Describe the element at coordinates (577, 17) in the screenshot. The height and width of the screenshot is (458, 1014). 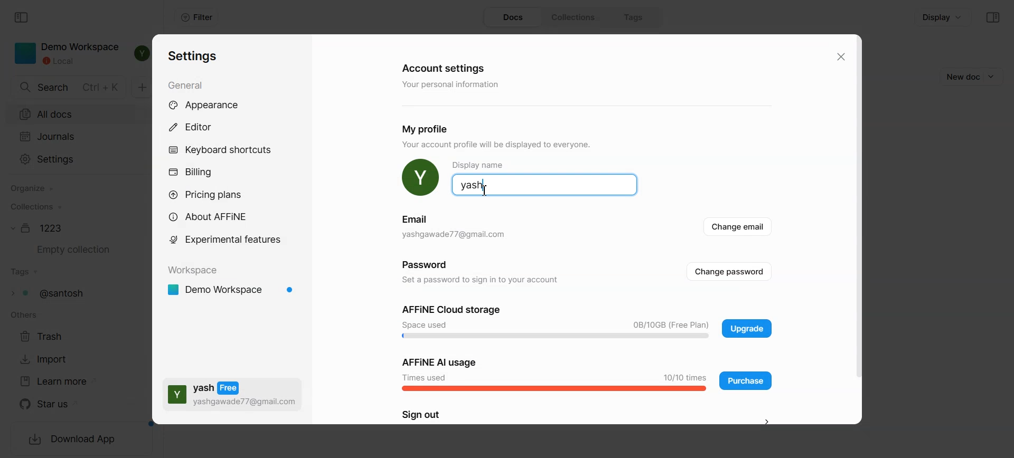
I see `Collections` at that location.